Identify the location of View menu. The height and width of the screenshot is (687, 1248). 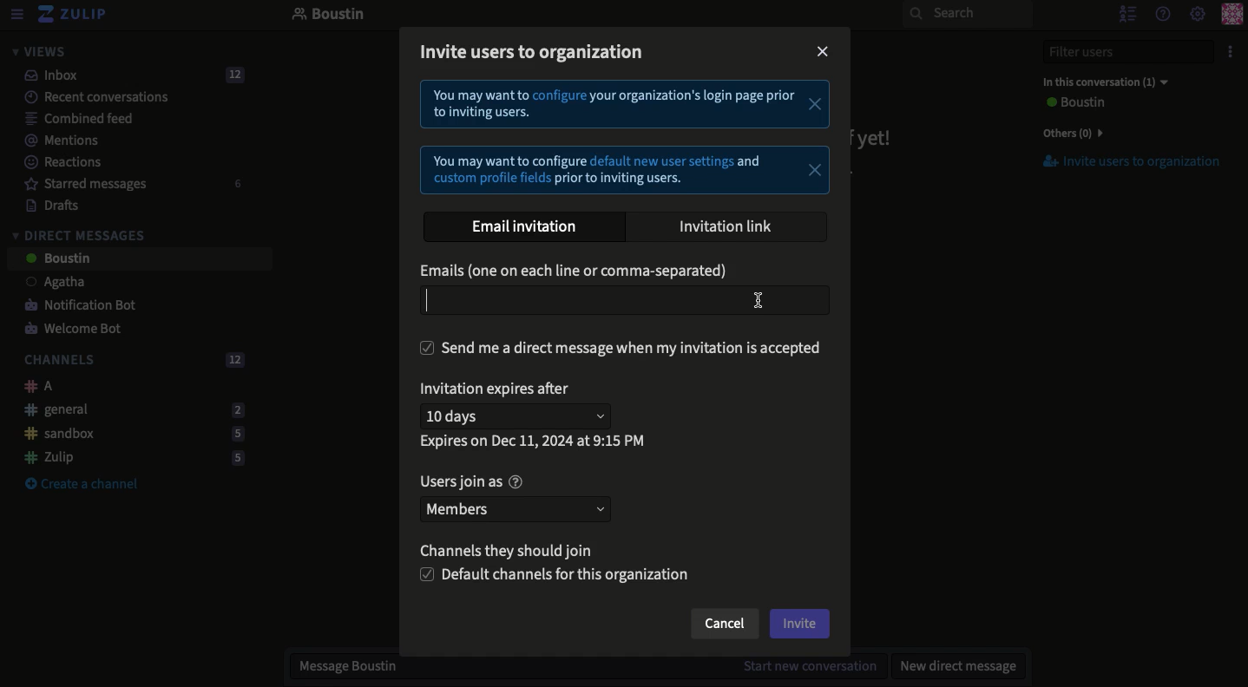
(16, 15).